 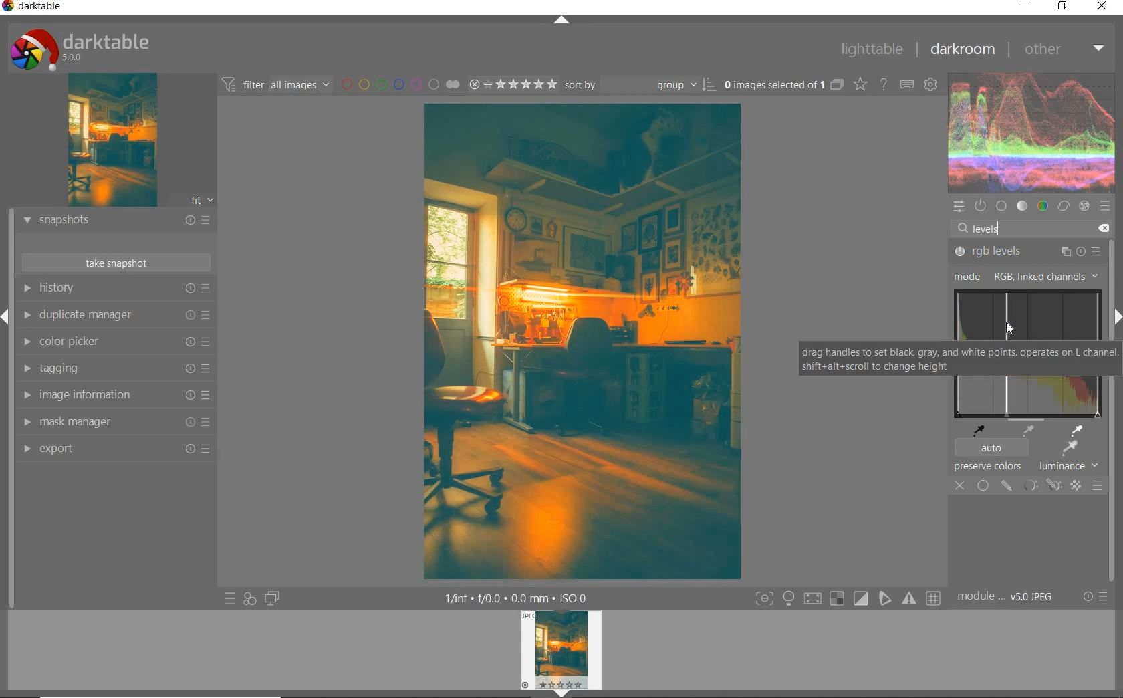 I want to click on pick black point from image, so click(x=981, y=429).